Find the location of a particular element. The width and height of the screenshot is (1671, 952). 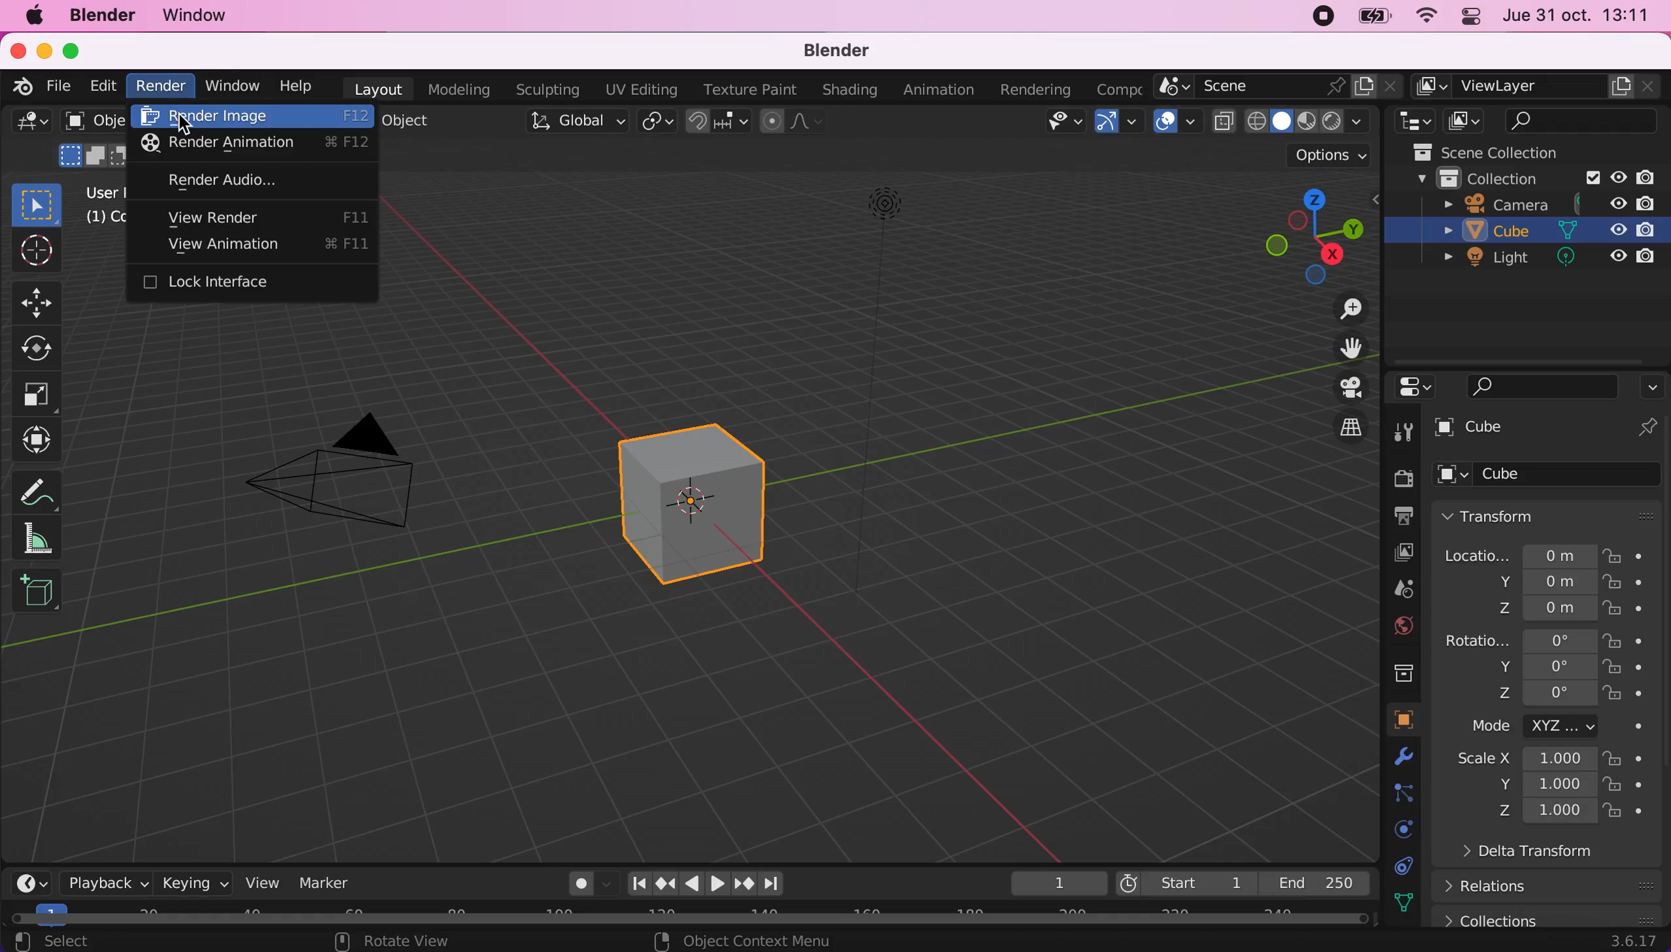

collections is located at coordinates (1547, 915).